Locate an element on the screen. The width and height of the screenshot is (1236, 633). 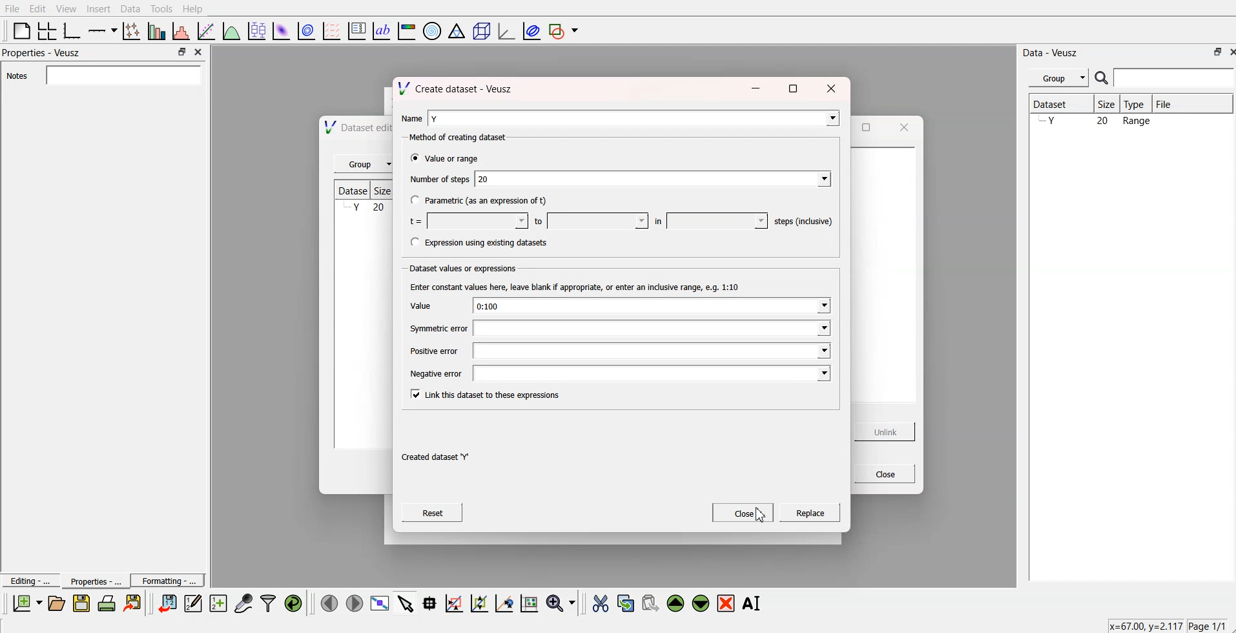
3D graph is located at coordinates (505, 30).